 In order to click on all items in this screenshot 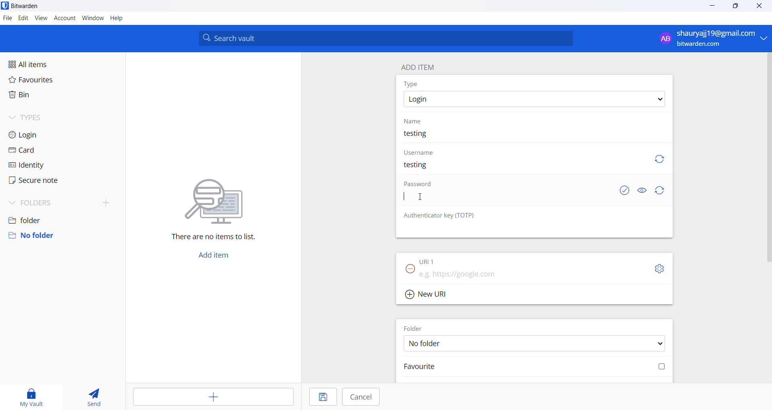, I will do `click(47, 63)`.